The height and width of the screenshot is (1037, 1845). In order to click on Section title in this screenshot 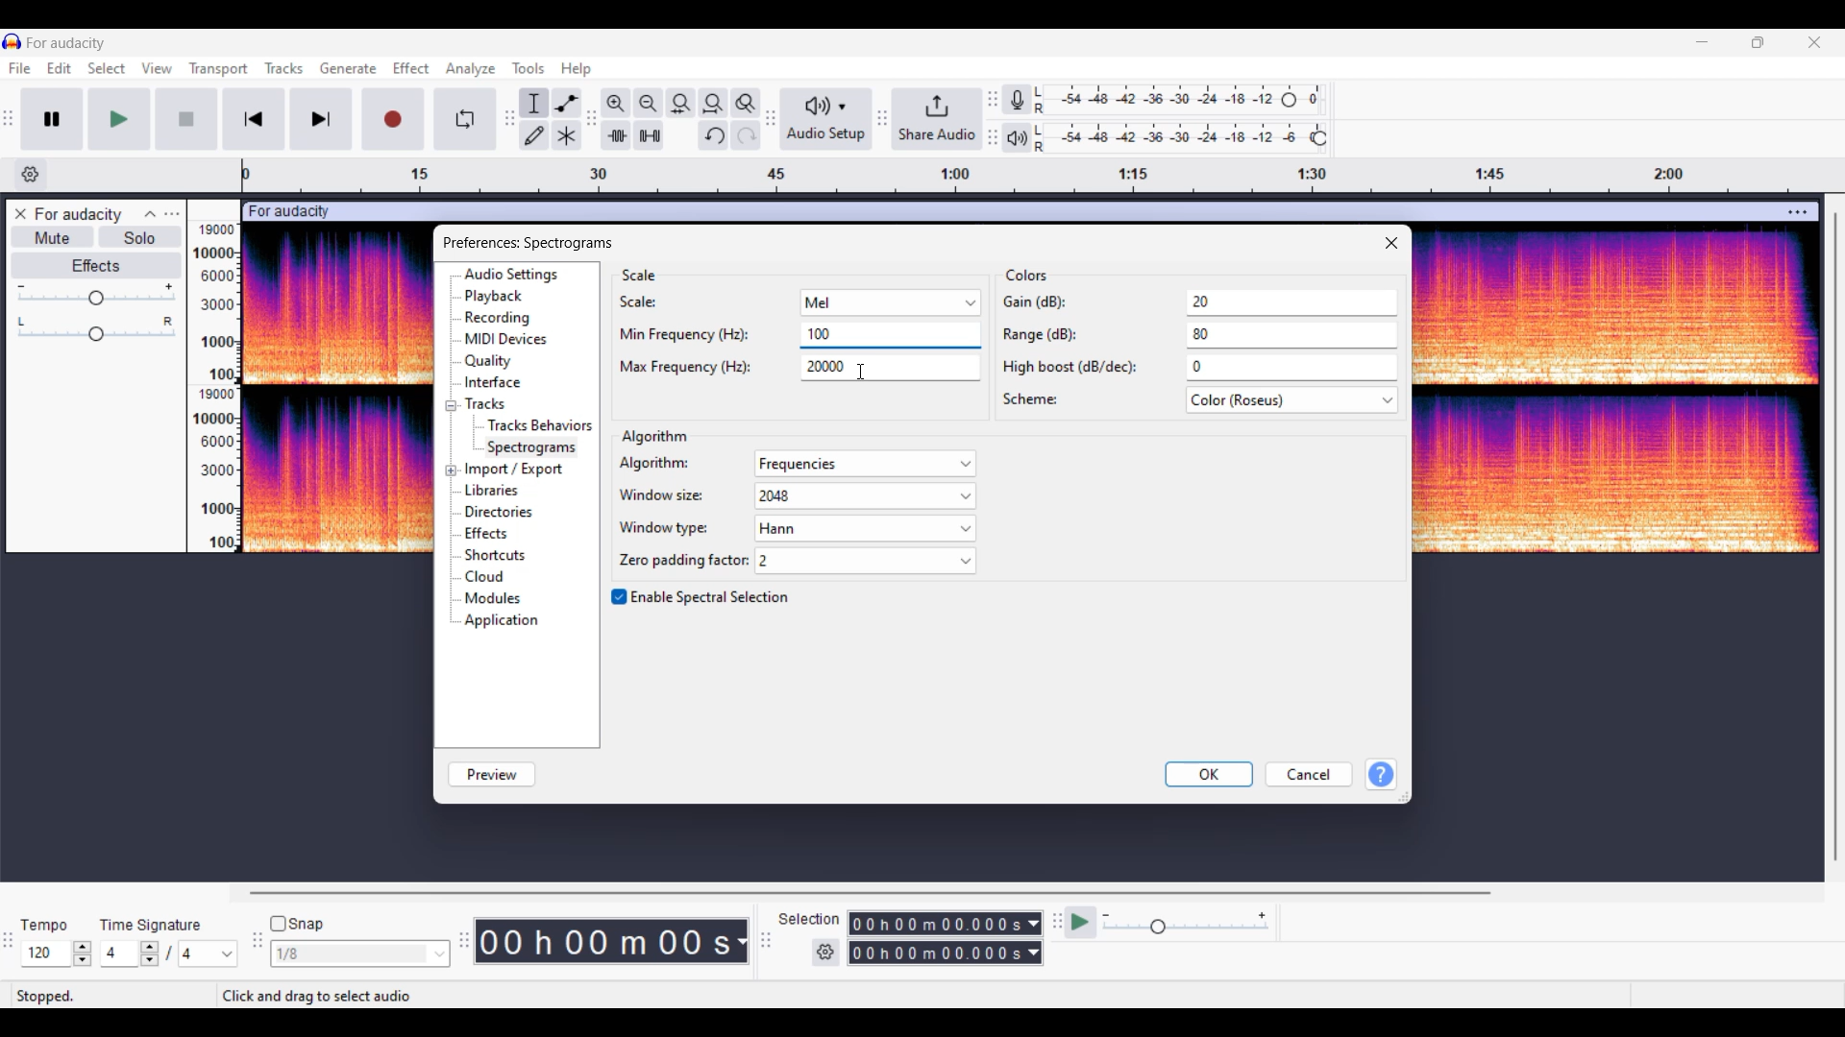, I will do `click(1027, 275)`.